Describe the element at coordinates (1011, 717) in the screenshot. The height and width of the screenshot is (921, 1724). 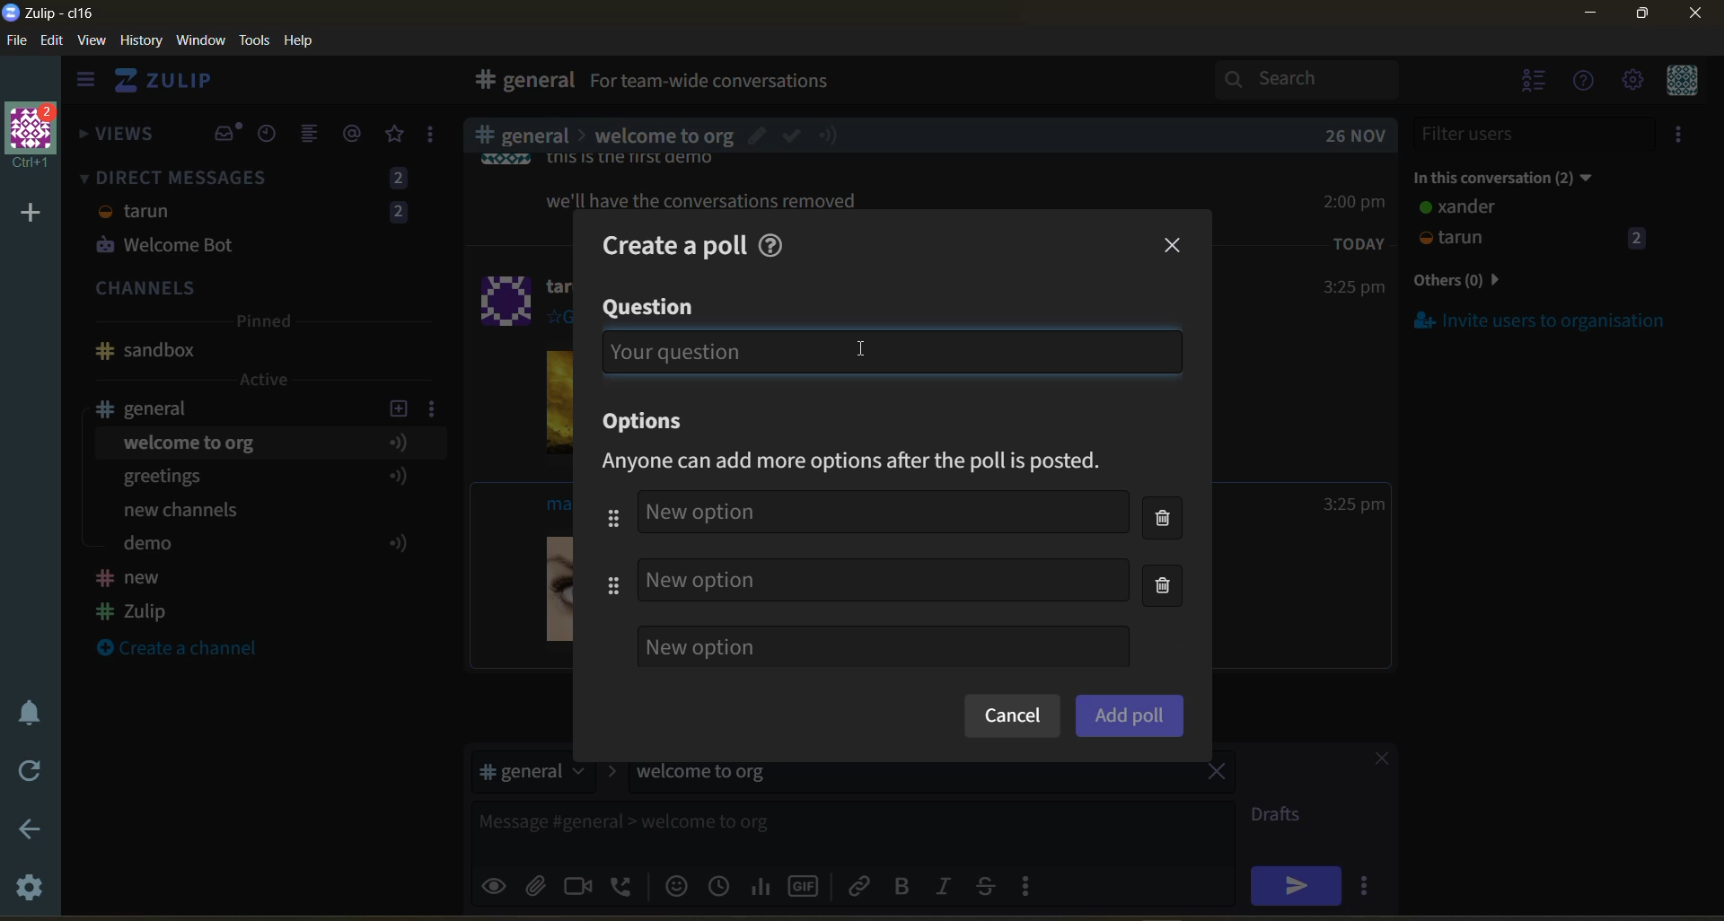
I see `cancel` at that location.